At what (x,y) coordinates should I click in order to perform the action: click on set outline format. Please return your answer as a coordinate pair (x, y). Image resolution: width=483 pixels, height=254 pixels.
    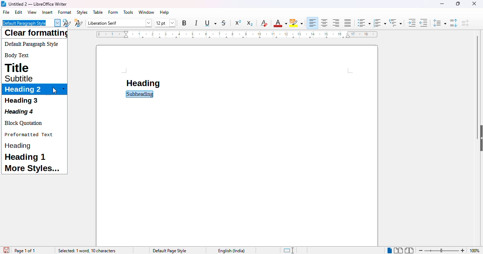
    Looking at the image, I should click on (395, 23).